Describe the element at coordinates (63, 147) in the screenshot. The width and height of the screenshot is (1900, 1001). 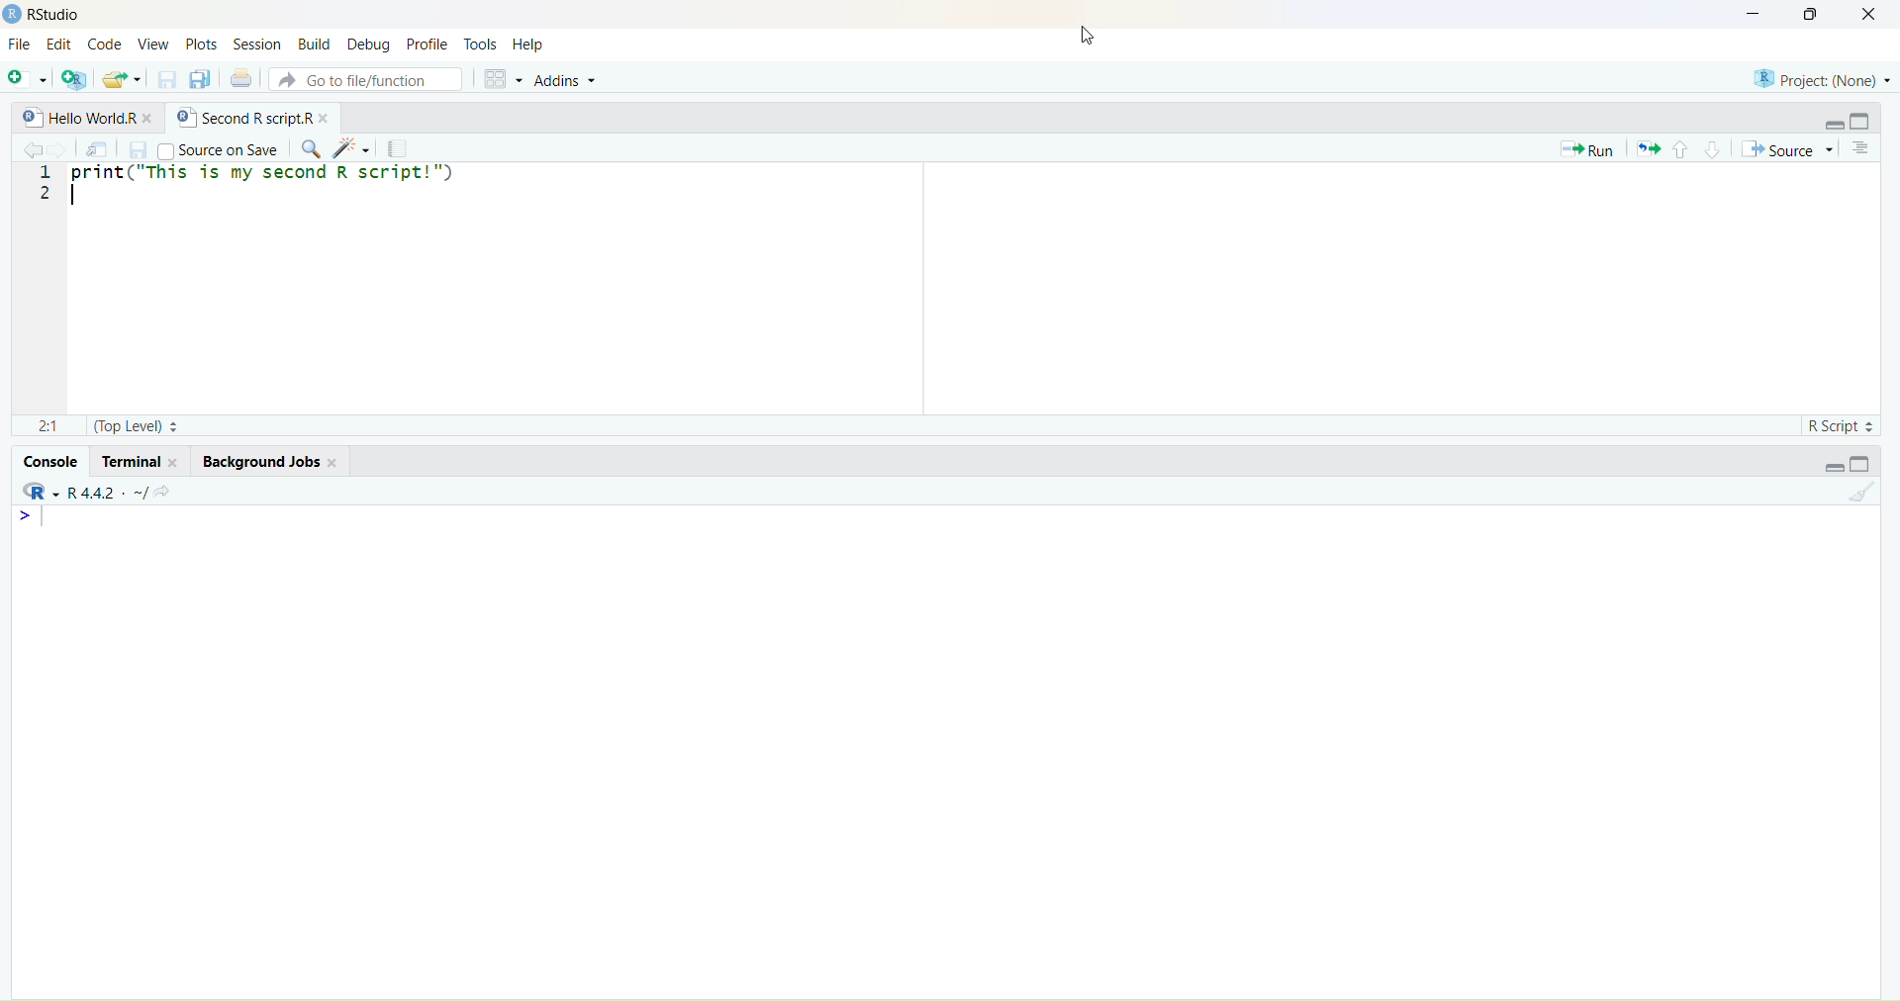
I see `Go forward to the next source location (Ctrl + F10)` at that location.